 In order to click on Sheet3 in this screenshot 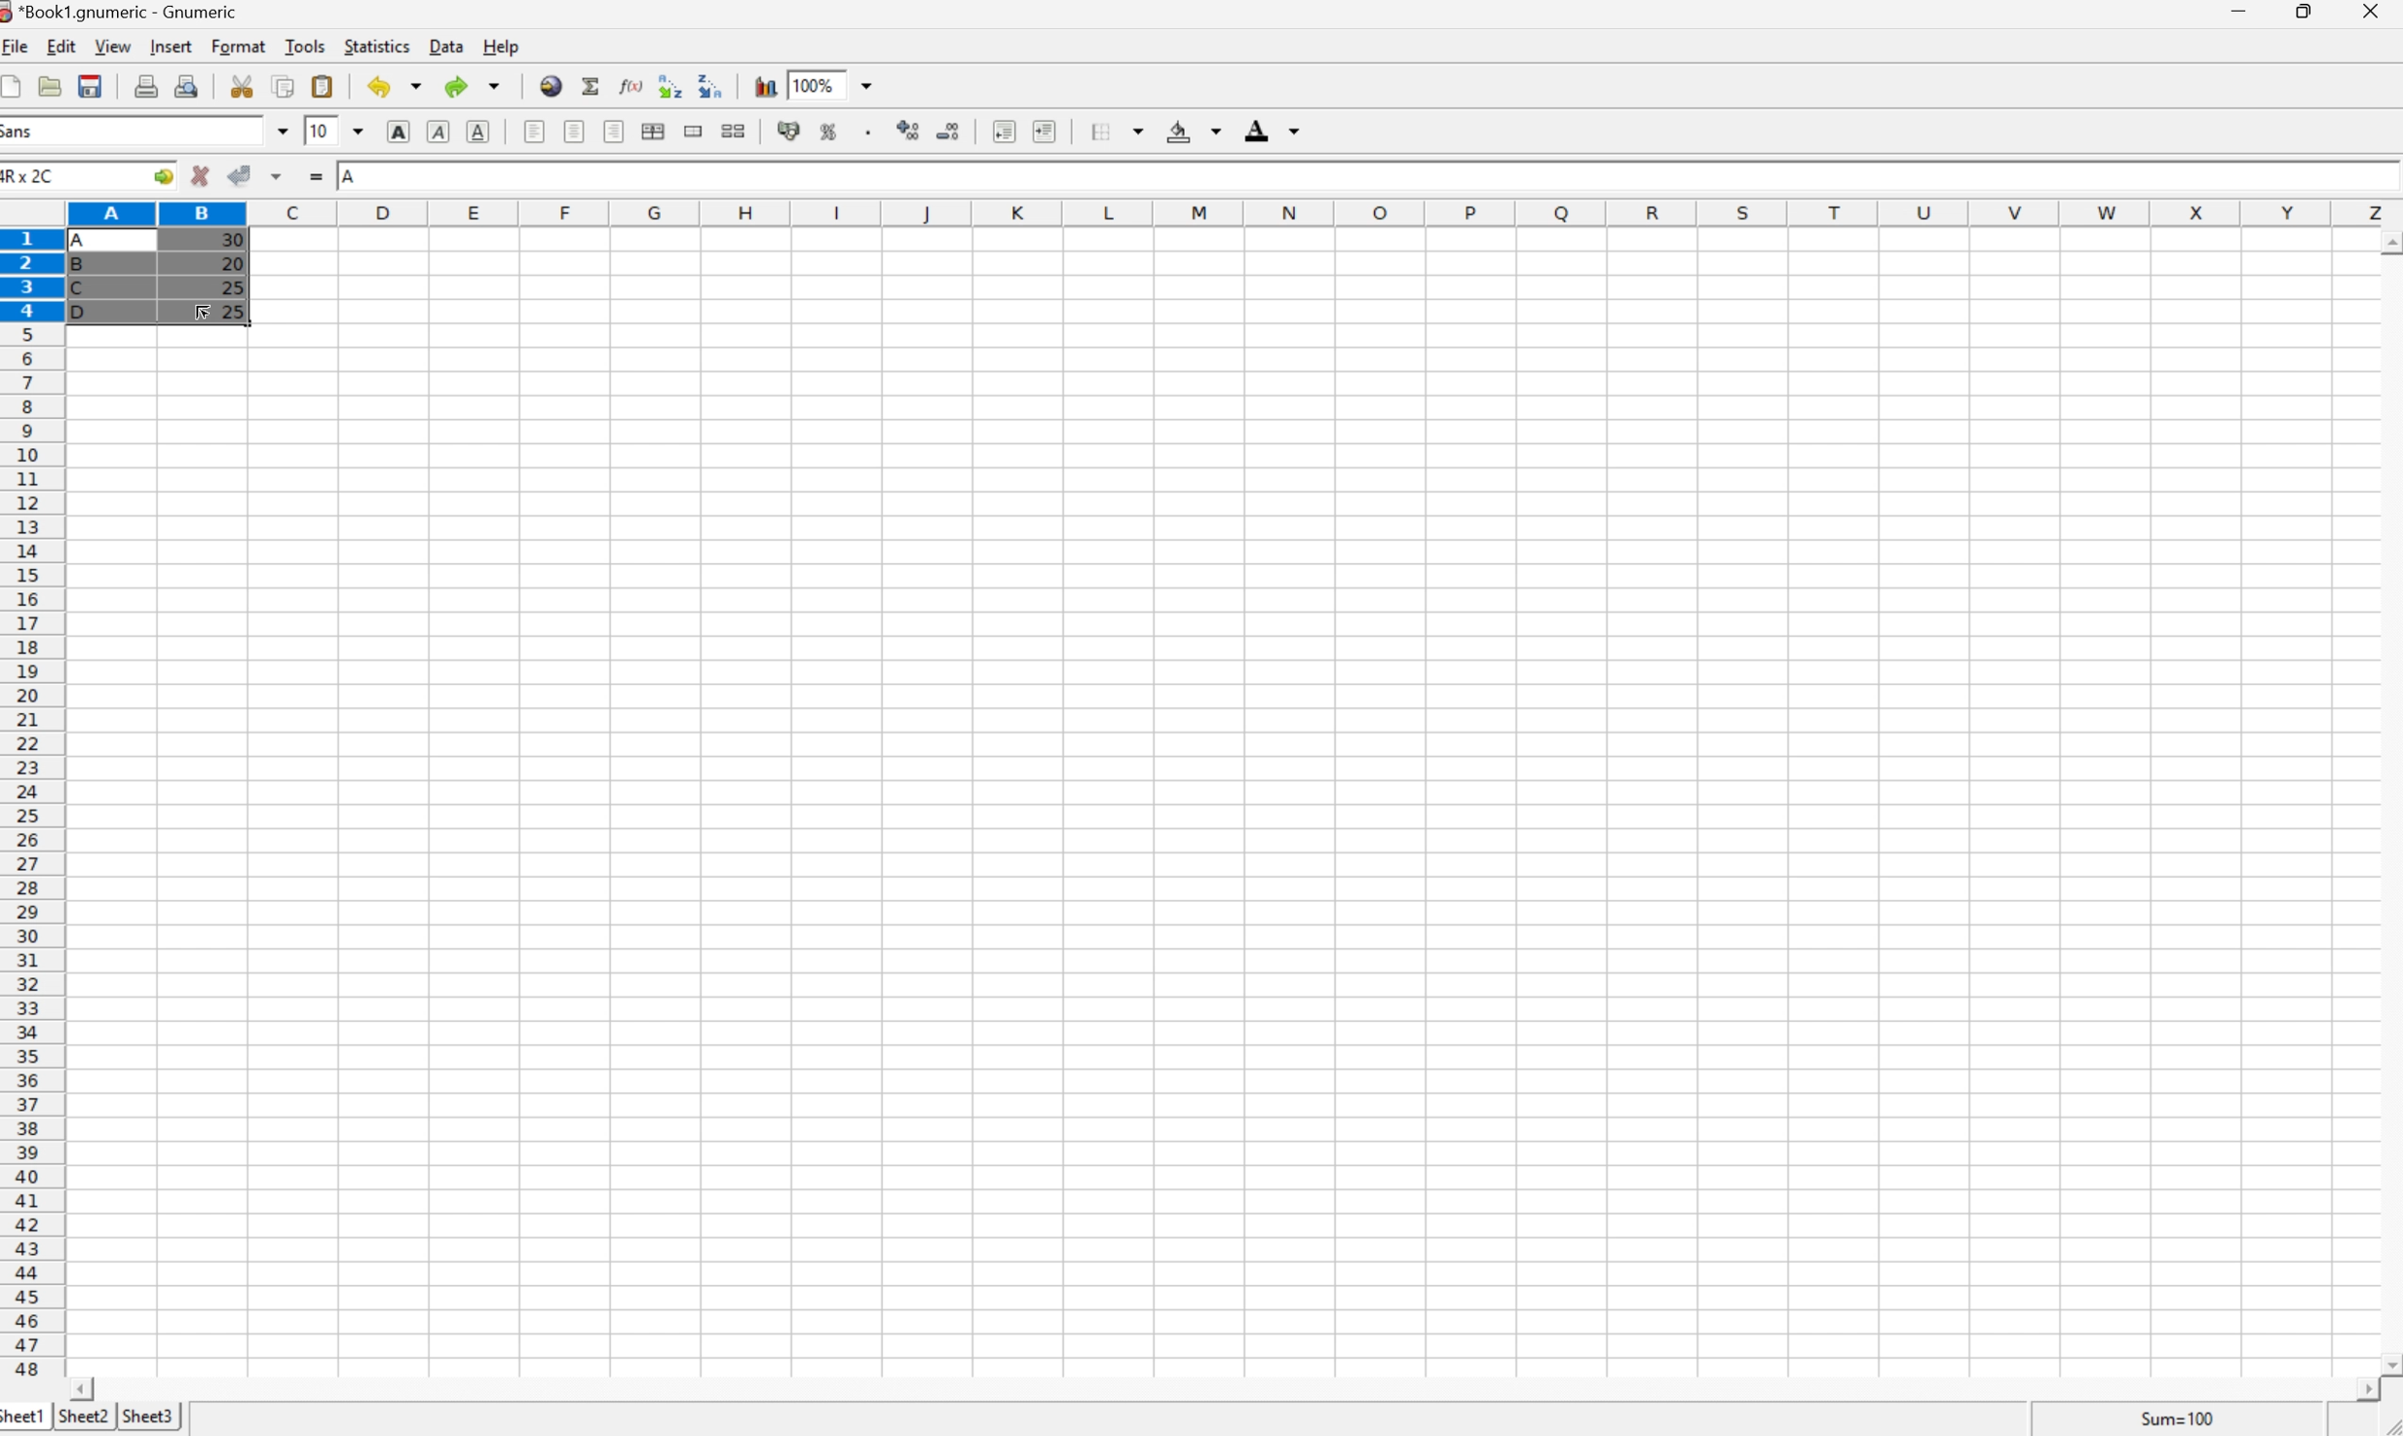, I will do `click(150, 1414)`.